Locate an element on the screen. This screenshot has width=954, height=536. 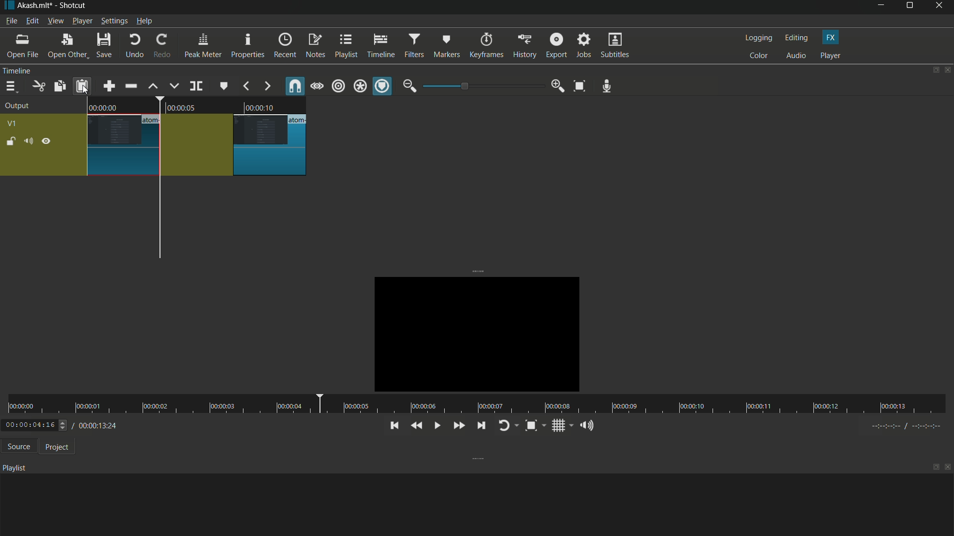
timecodes is located at coordinates (911, 426).